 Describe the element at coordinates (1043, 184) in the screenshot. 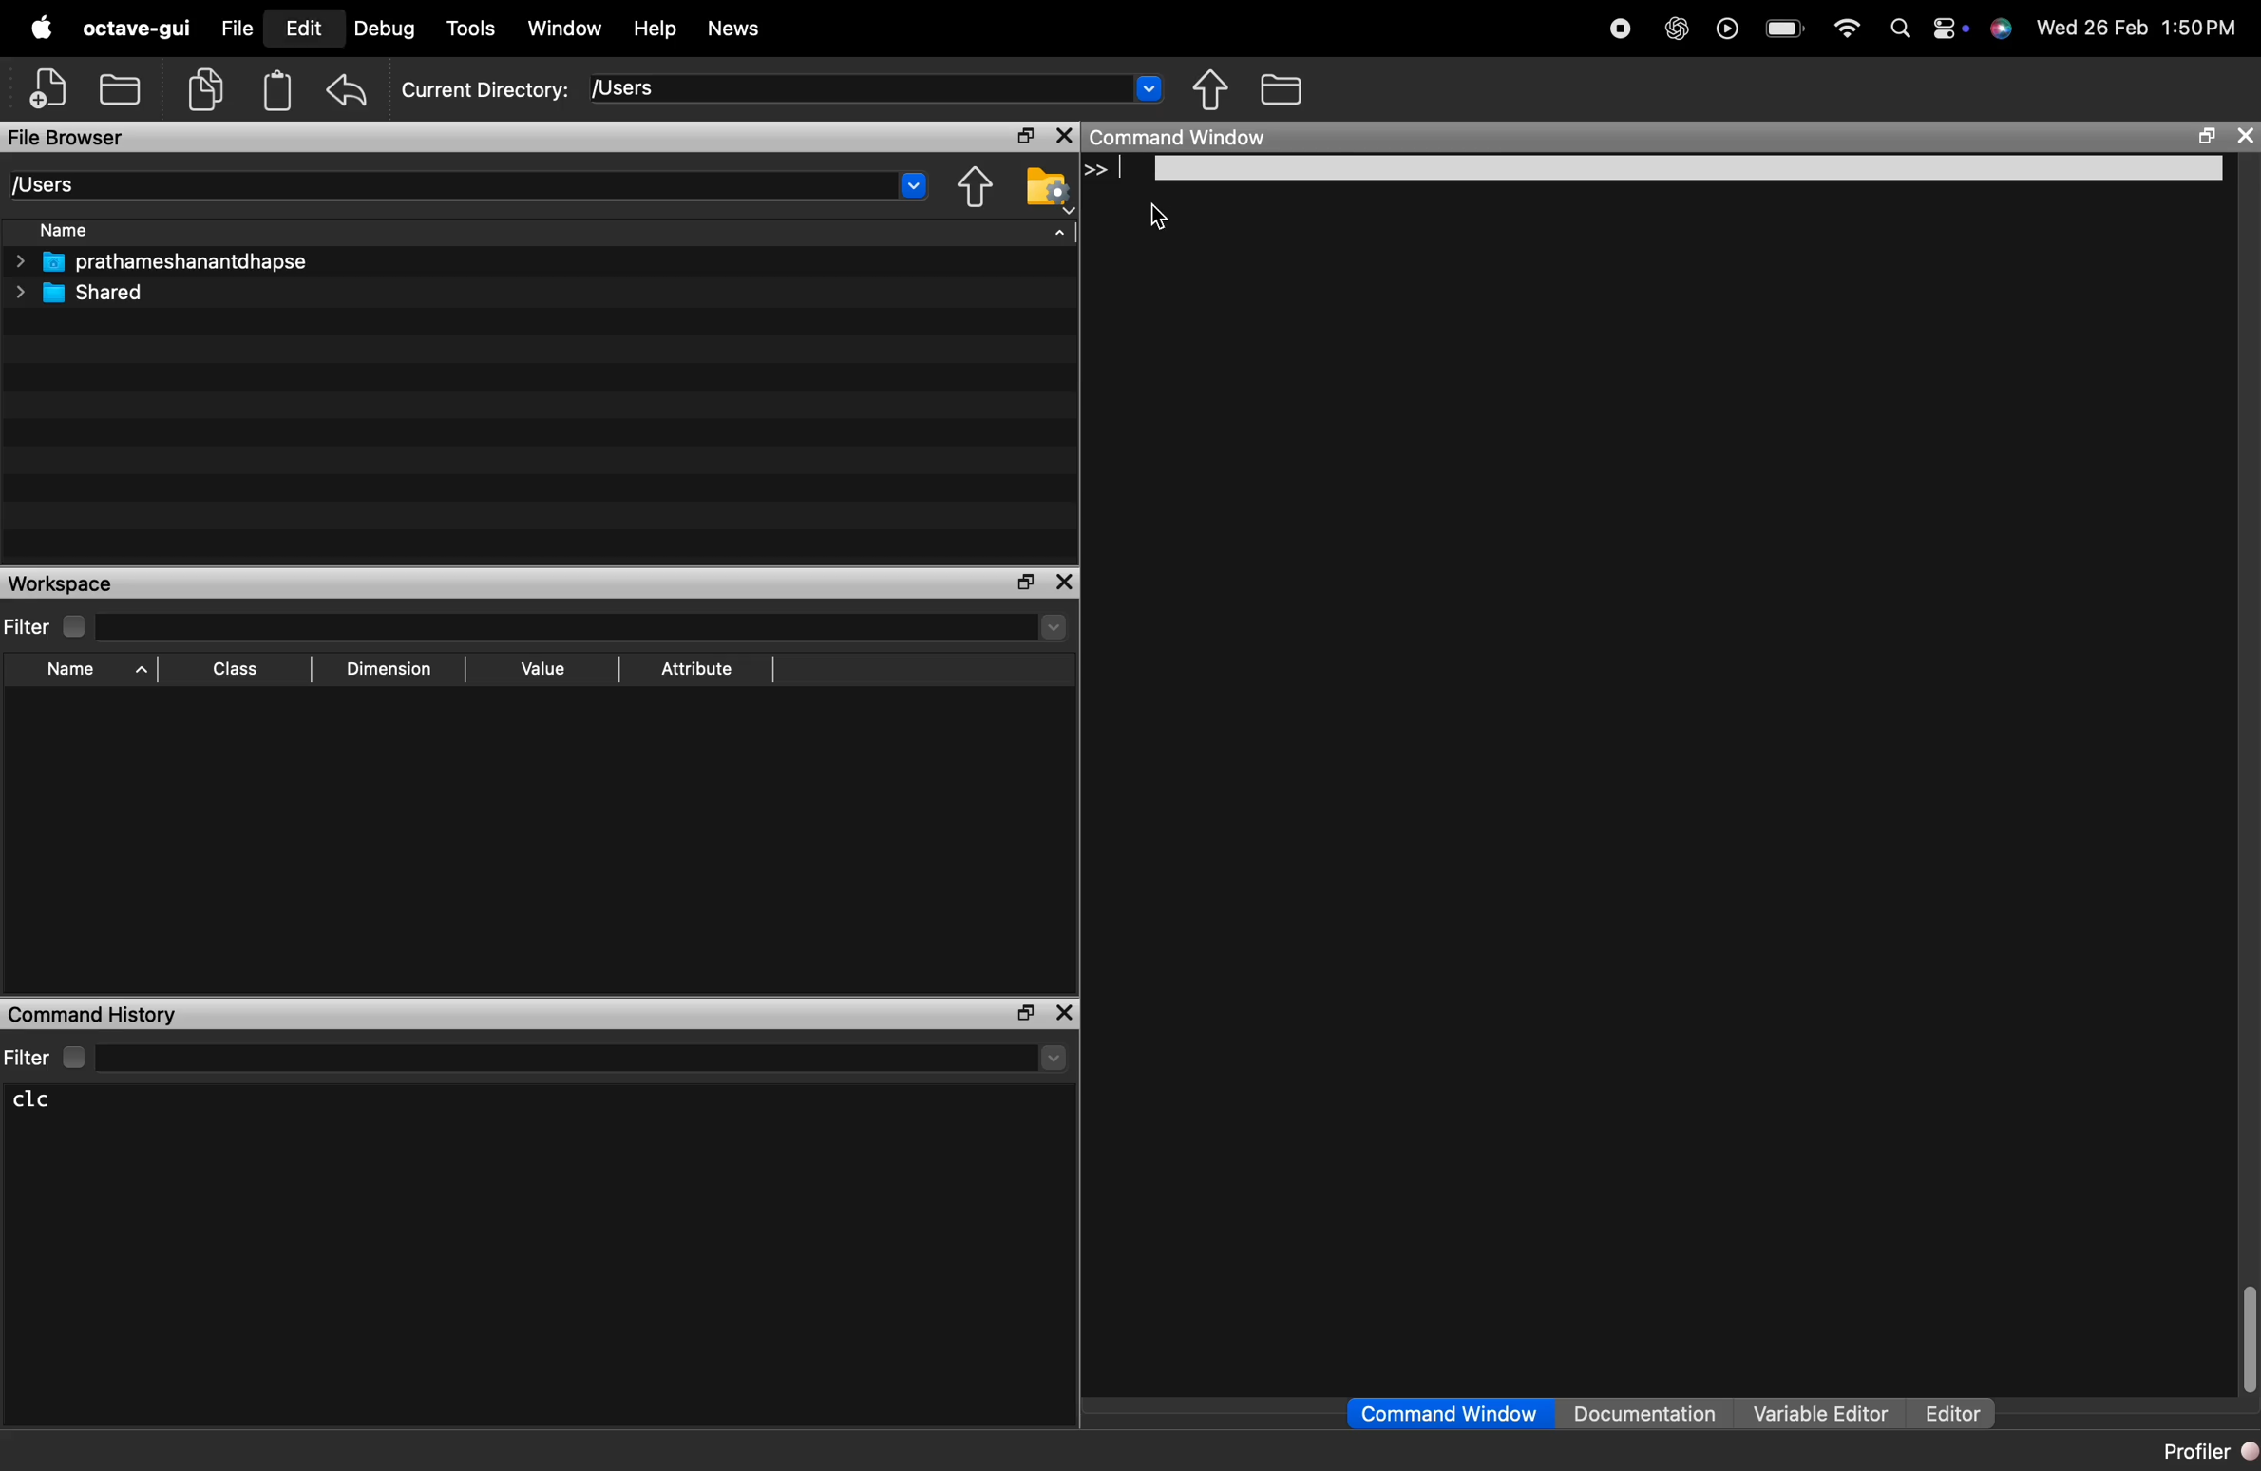

I see `directory settings` at that location.